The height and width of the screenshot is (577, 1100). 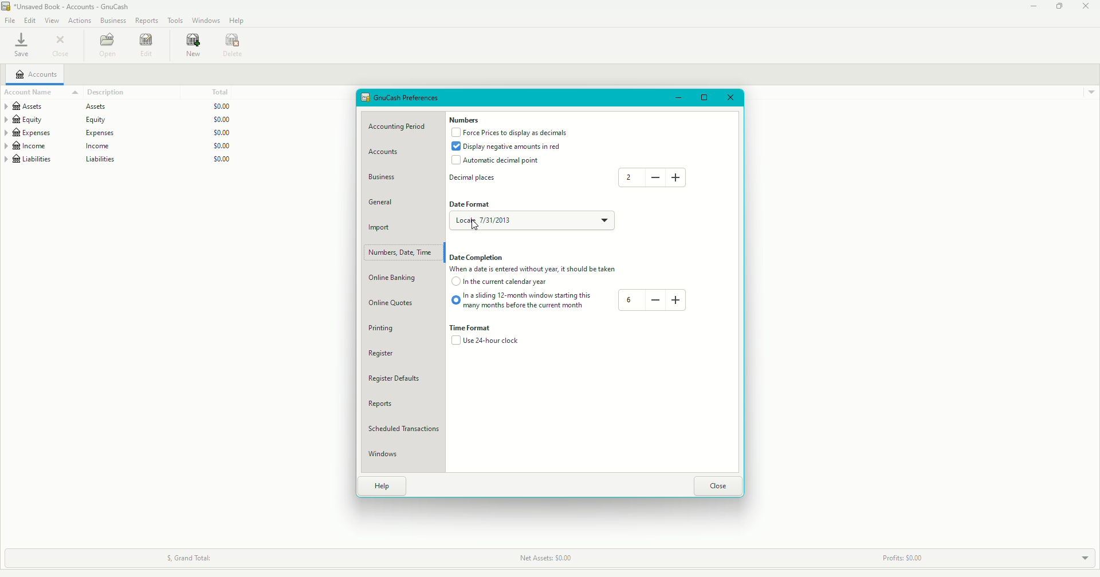 What do you see at coordinates (524, 301) in the screenshot?
I see `Sliding 12-month window` at bounding box center [524, 301].